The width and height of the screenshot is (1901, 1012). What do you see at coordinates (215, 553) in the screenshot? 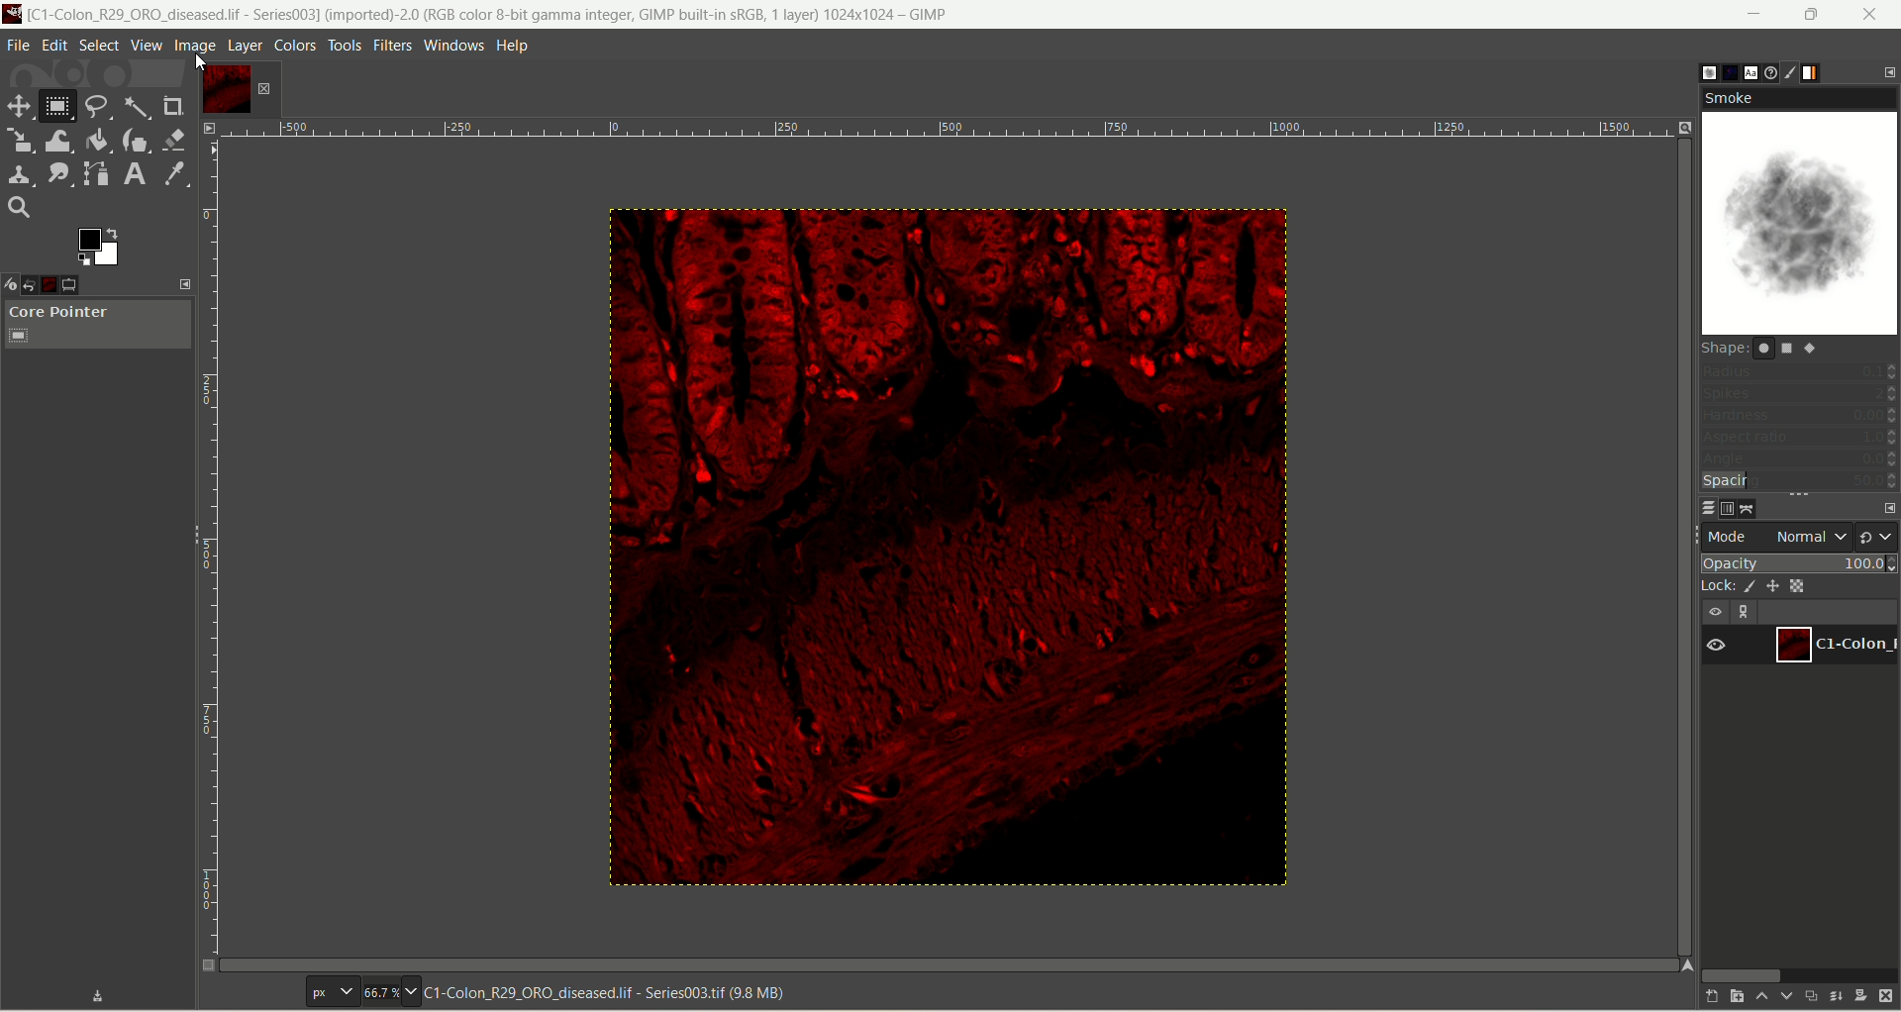
I see `scale bar` at bounding box center [215, 553].